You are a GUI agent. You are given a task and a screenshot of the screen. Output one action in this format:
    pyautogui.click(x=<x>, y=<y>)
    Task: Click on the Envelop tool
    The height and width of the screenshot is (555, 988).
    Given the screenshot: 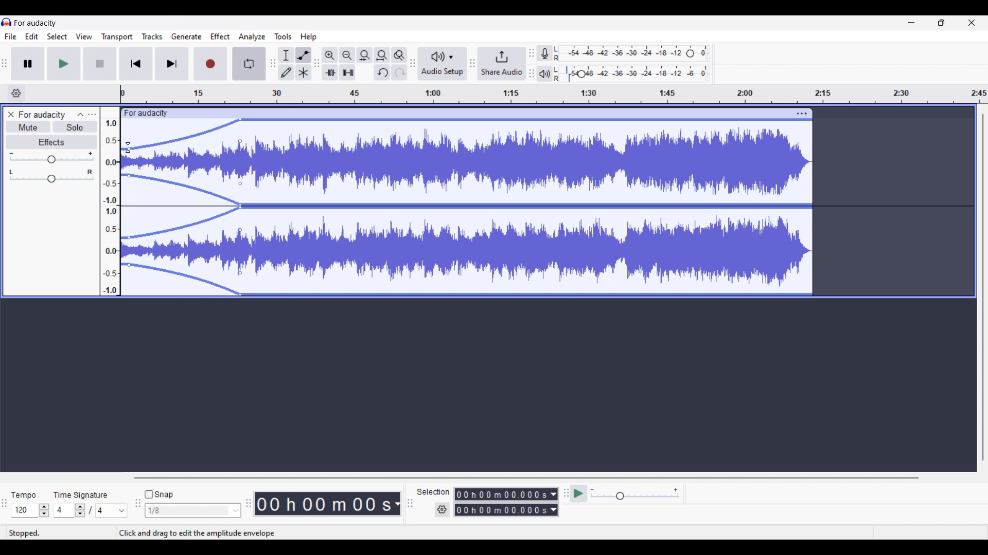 What is the action you would take?
    pyautogui.click(x=304, y=55)
    